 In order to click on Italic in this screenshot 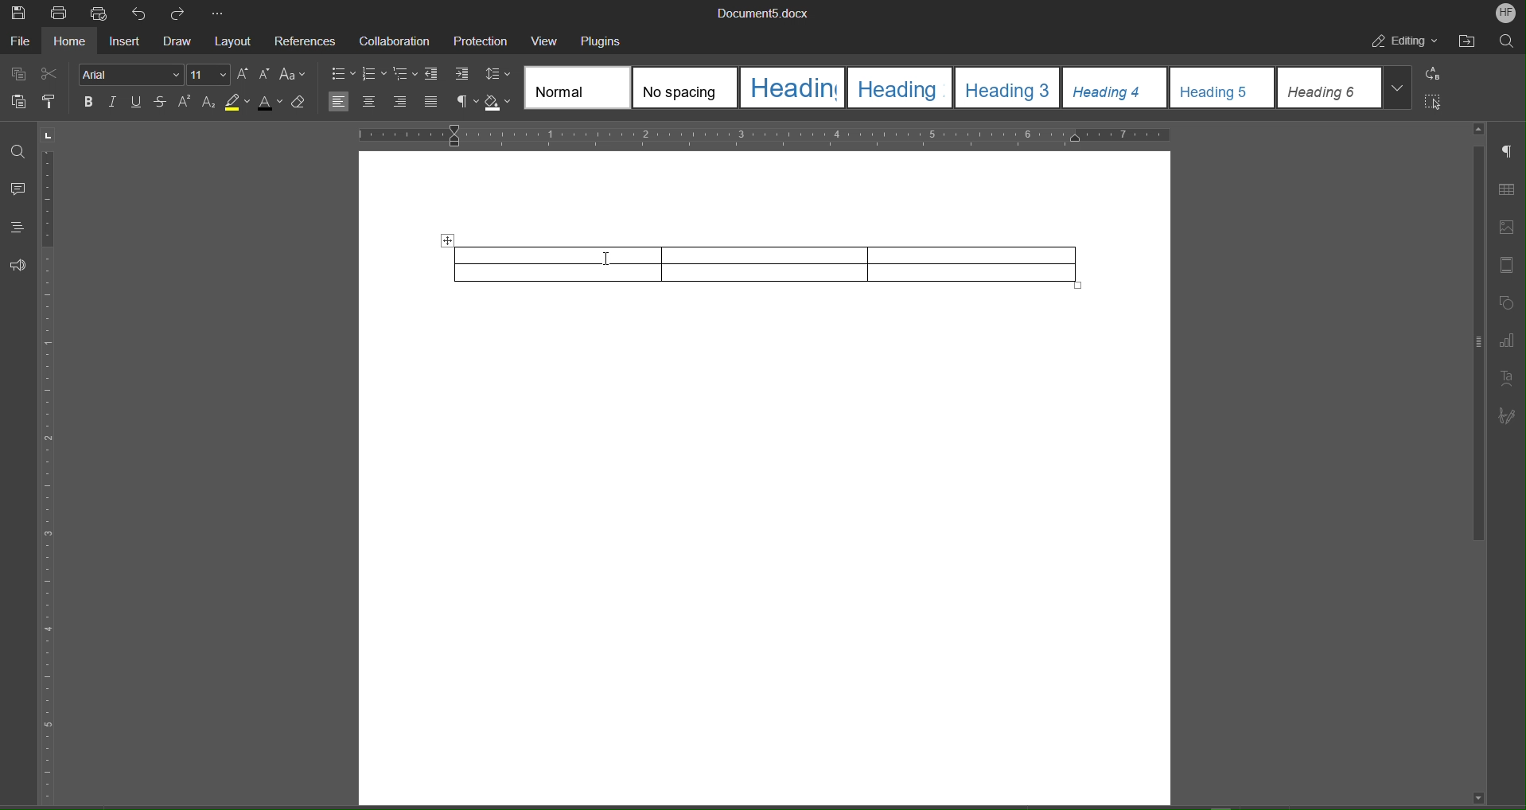, I will do `click(113, 103)`.